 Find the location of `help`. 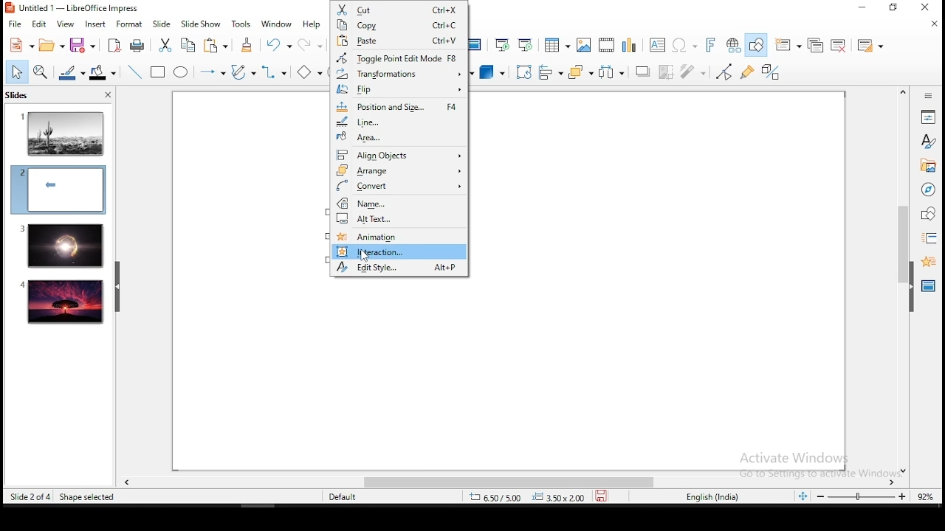

help is located at coordinates (315, 25).